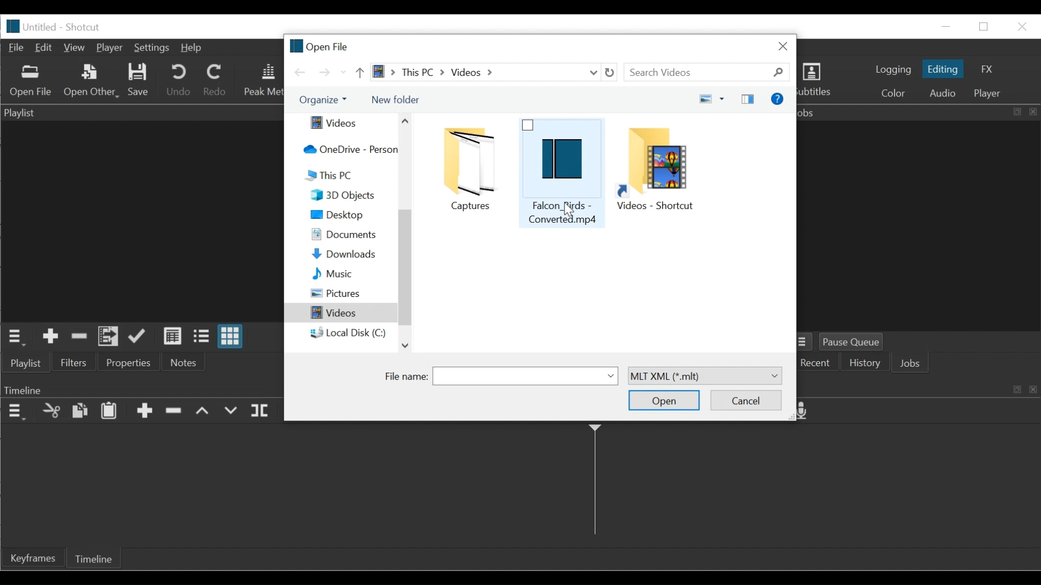  Describe the element at coordinates (1020, 26) in the screenshot. I see `Close` at that location.